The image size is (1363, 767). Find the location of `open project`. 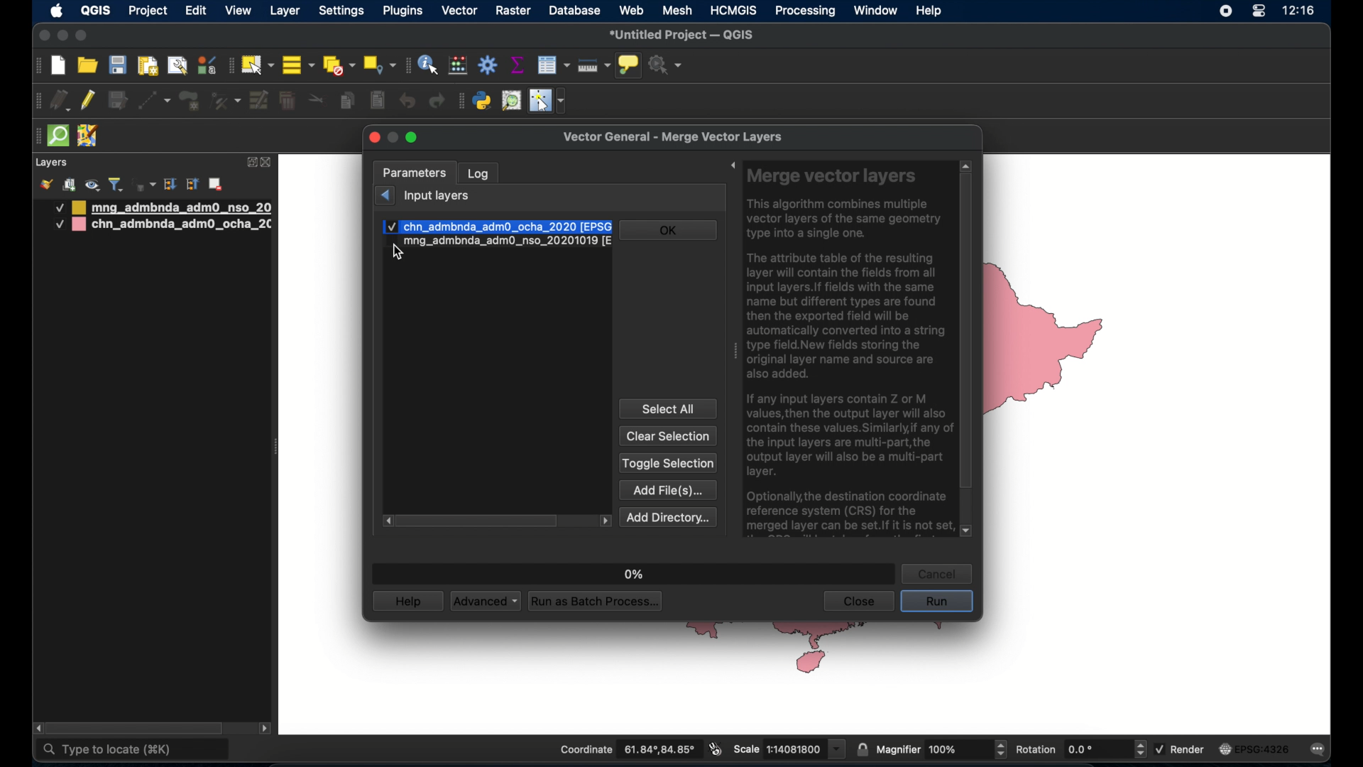

open project is located at coordinates (89, 66).